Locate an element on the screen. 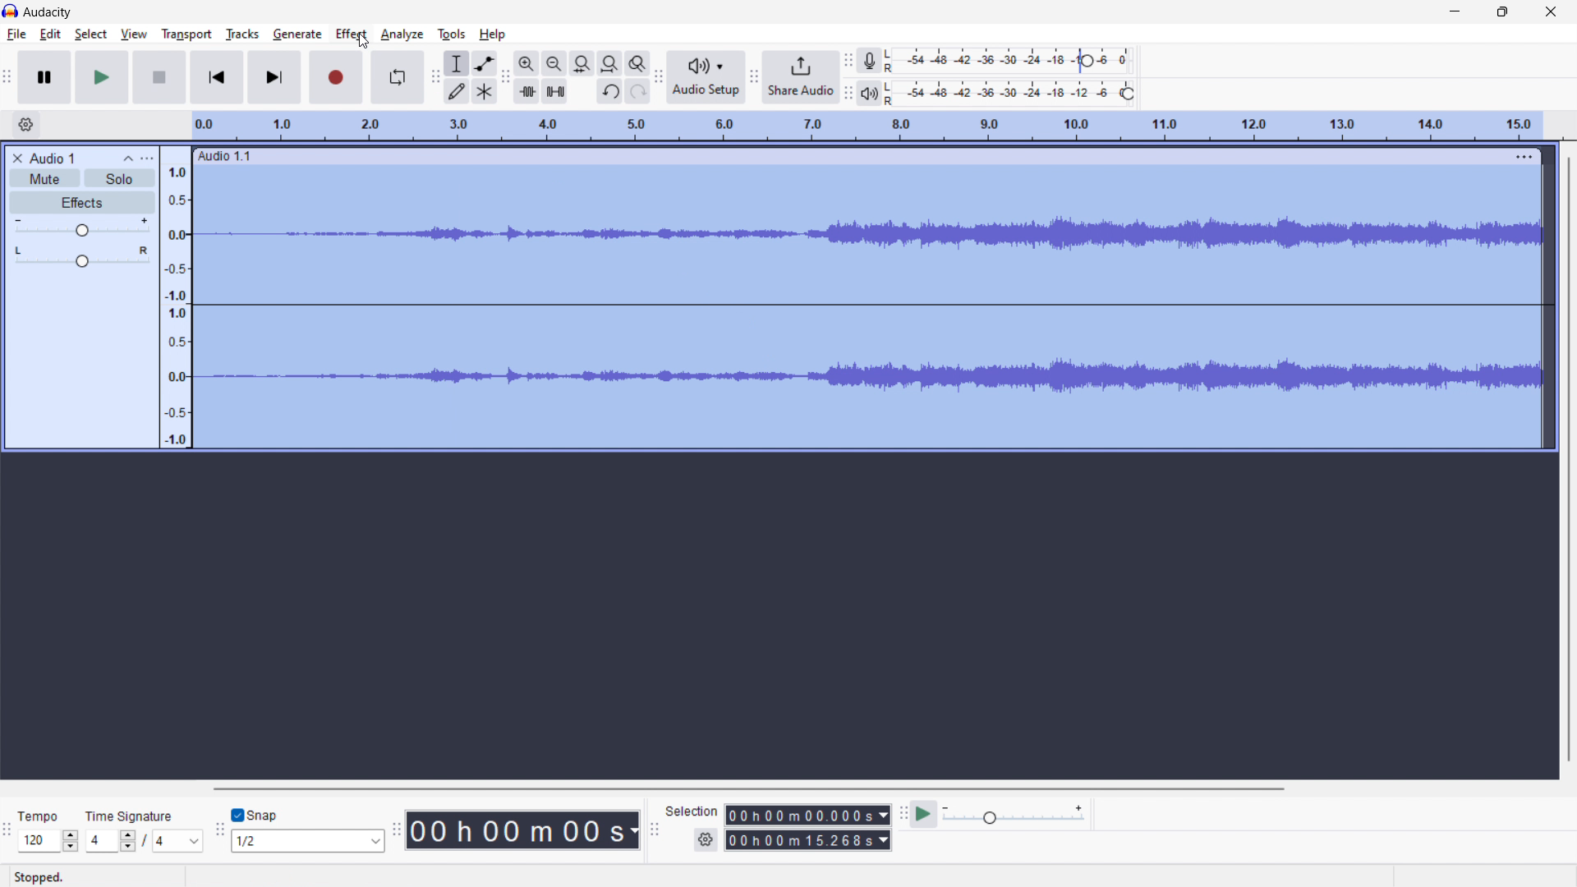 The height and width of the screenshot is (887, 1577). redo is located at coordinates (638, 90).